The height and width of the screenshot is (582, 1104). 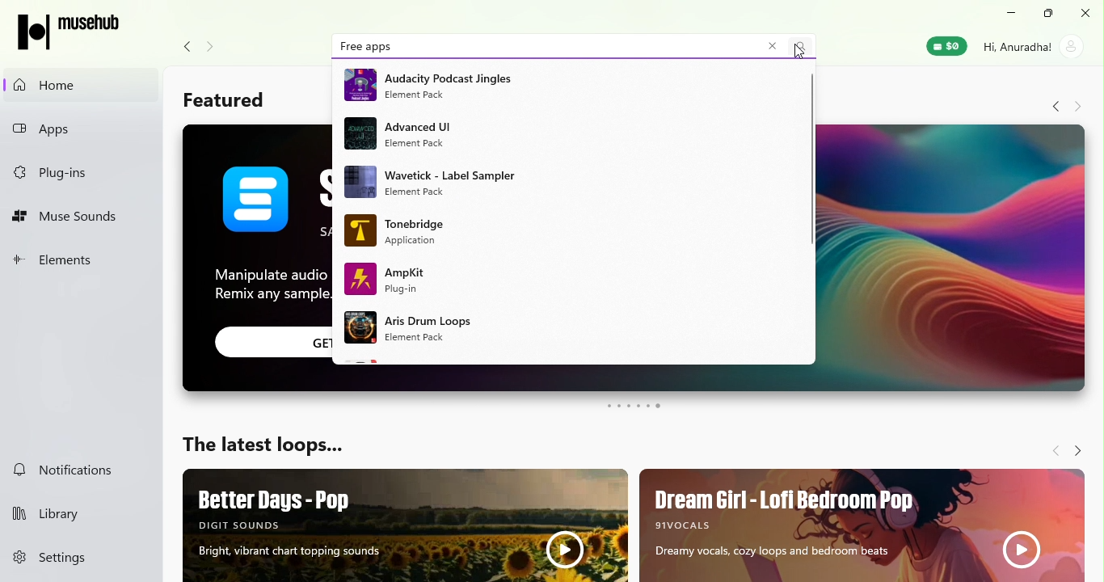 I want to click on Library, so click(x=77, y=515).